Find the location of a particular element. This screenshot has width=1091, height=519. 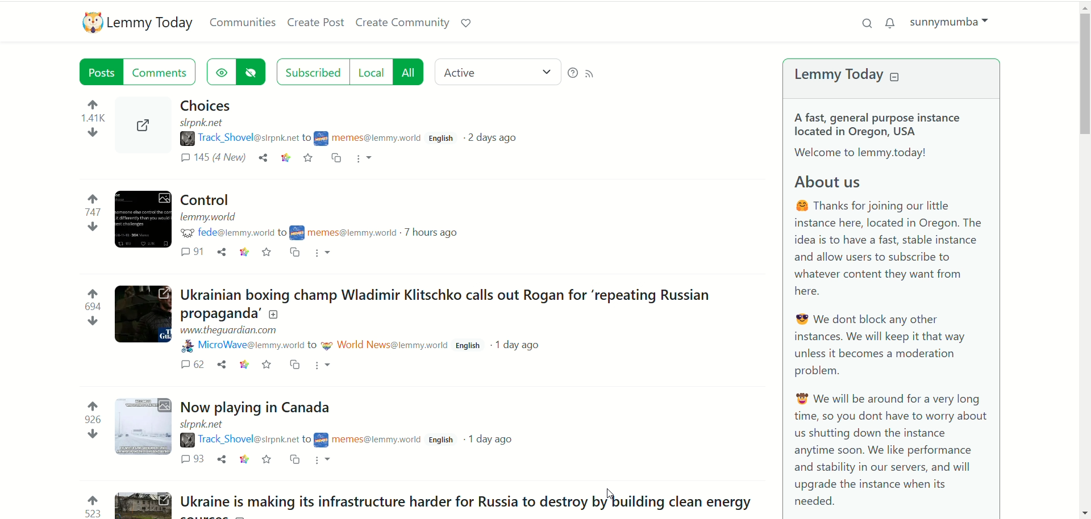

communities is located at coordinates (240, 23).